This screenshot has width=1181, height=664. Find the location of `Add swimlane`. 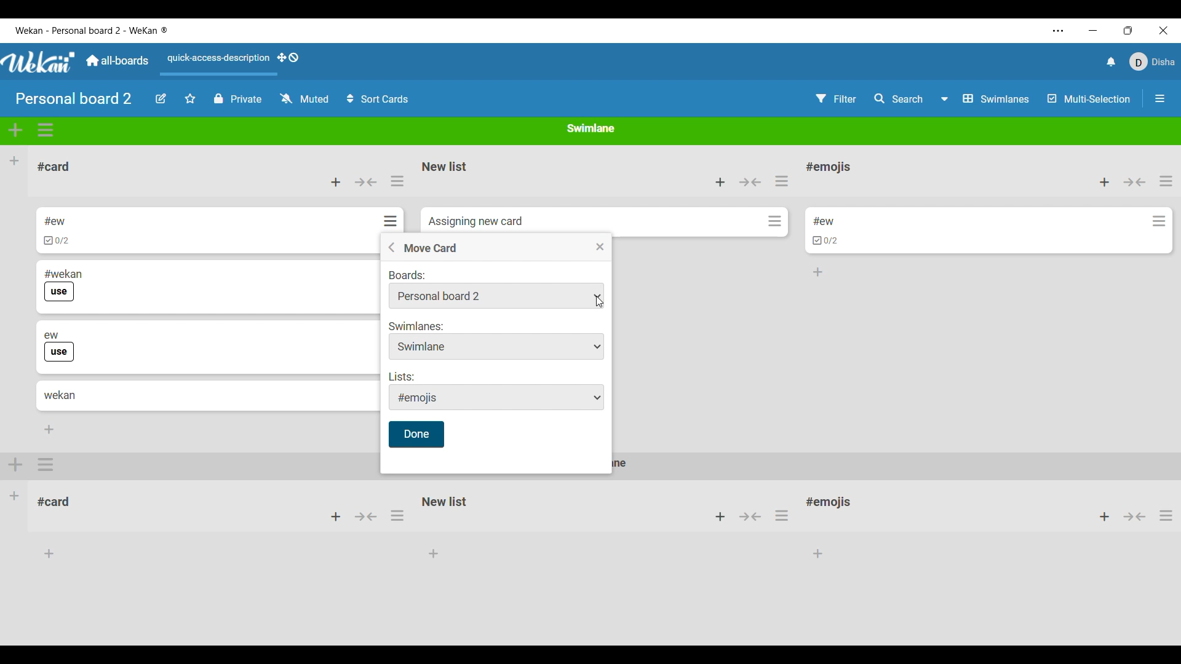

Add swimlane is located at coordinates (16, 130).